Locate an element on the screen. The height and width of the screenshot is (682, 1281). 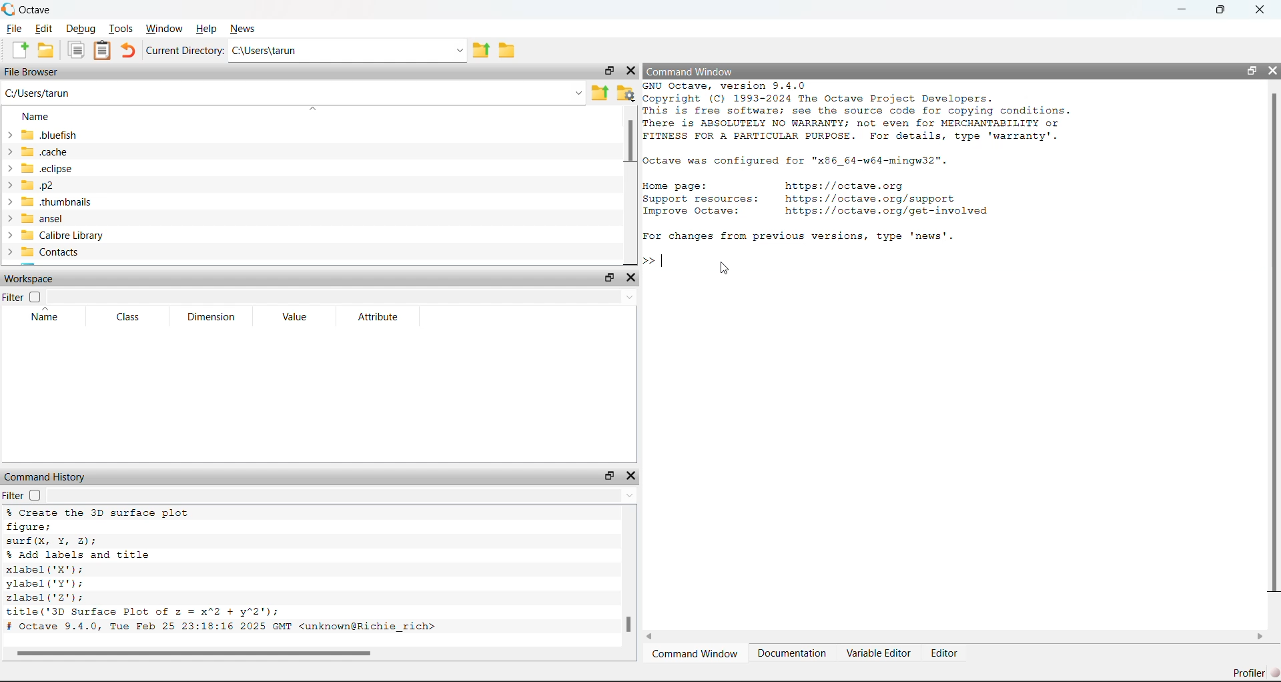
GNU Octave, version 9.4.0

copyright (C) 1993-2024 The Octave Project Developers.

This is free software; see the source code for copying conditions.
There is ABSOLUTELY NO WARRANTY; not even for MERCHANTABILITY or
FITNESS FOR A PARTICULAR PURPOSE. For details, type 'warranty'. is located at coordinates (865, 111).